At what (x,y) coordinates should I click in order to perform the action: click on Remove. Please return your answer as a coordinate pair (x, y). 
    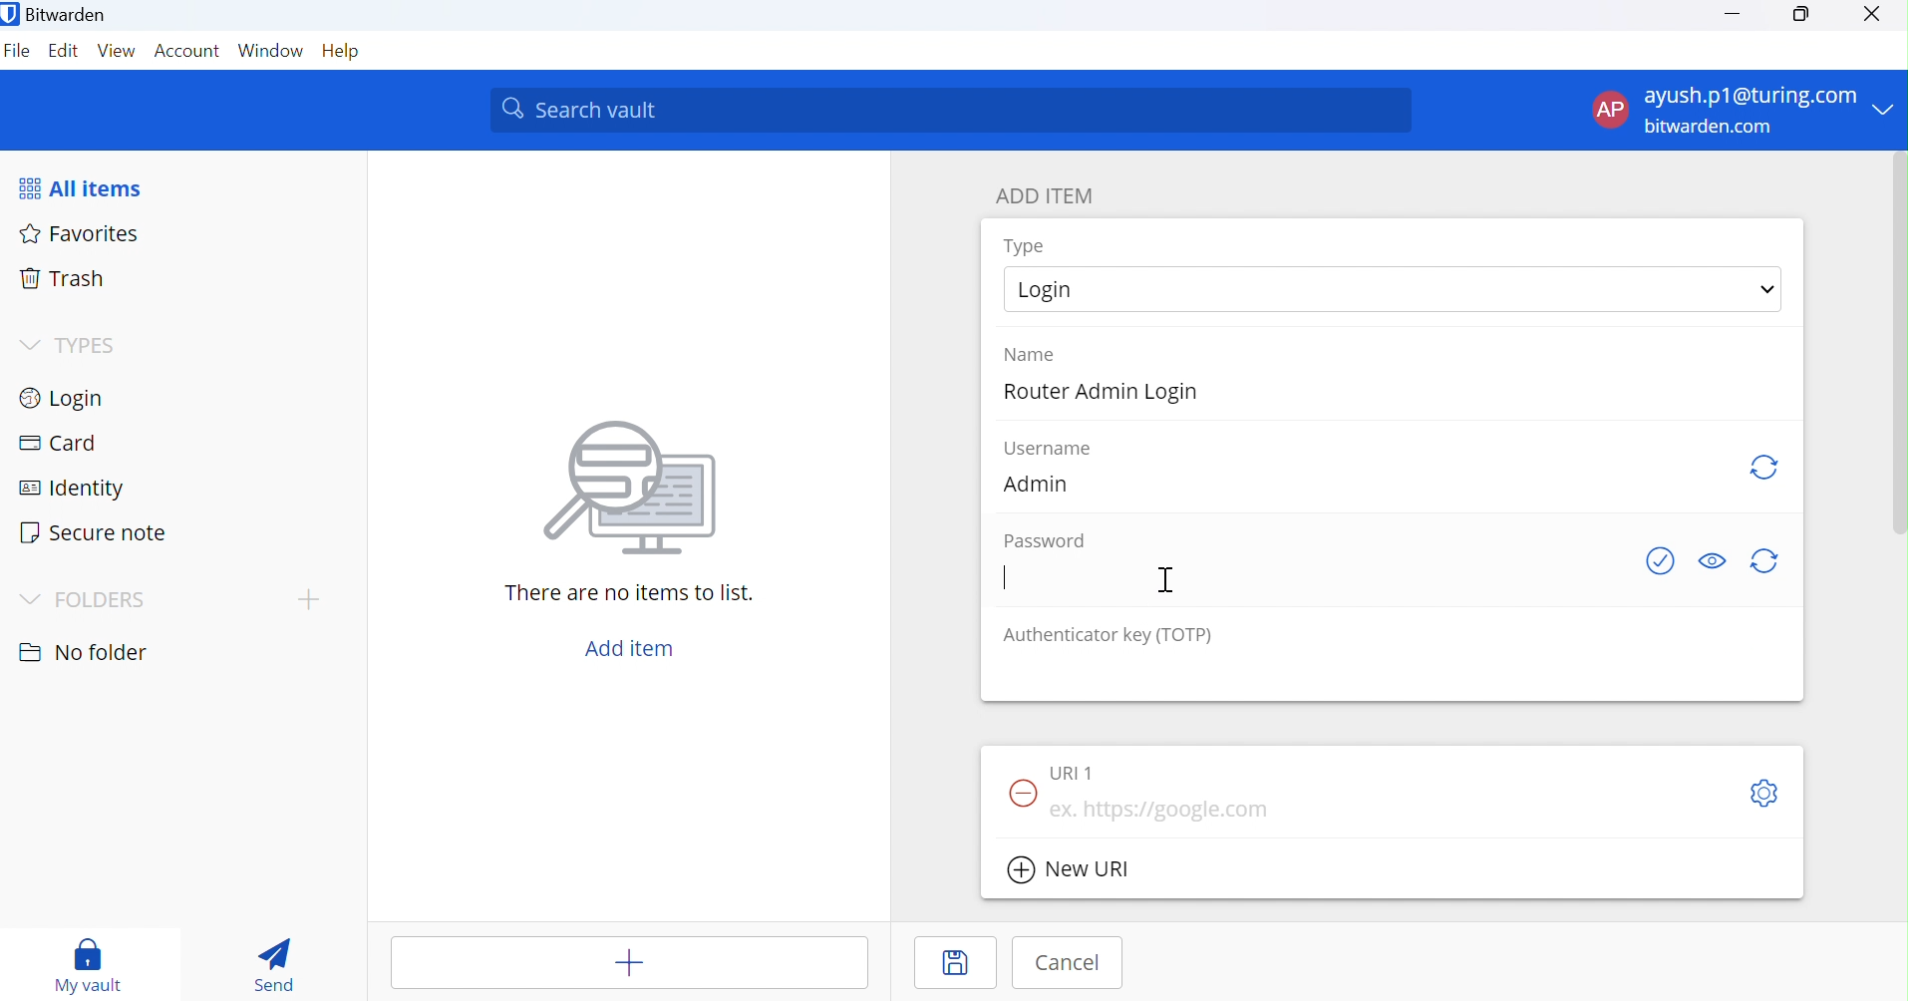
    Looking at the image, I should click on (1022, 795).